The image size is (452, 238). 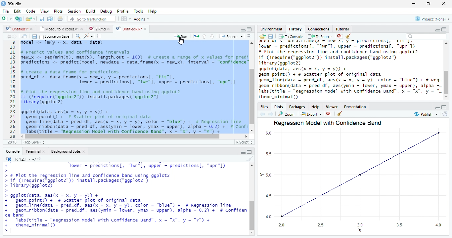 What do you see at coordinates (36, 150) in the screenshot?
I see `Terminal` at bounding box center [36, 150].